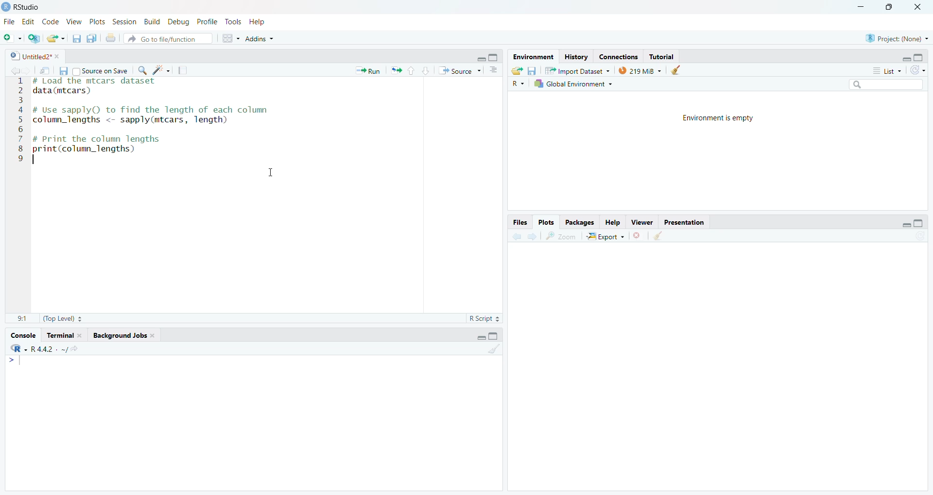 This screenshot has width=933, height=495. I want to click on Tools, so click(235, 22).